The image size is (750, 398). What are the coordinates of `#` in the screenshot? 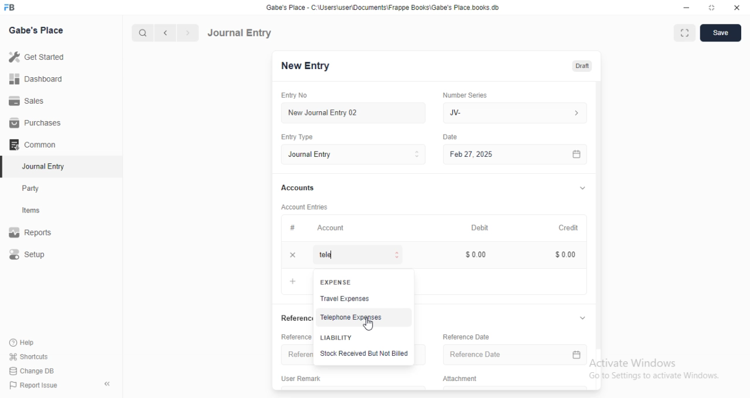 It's located at (292, 227).